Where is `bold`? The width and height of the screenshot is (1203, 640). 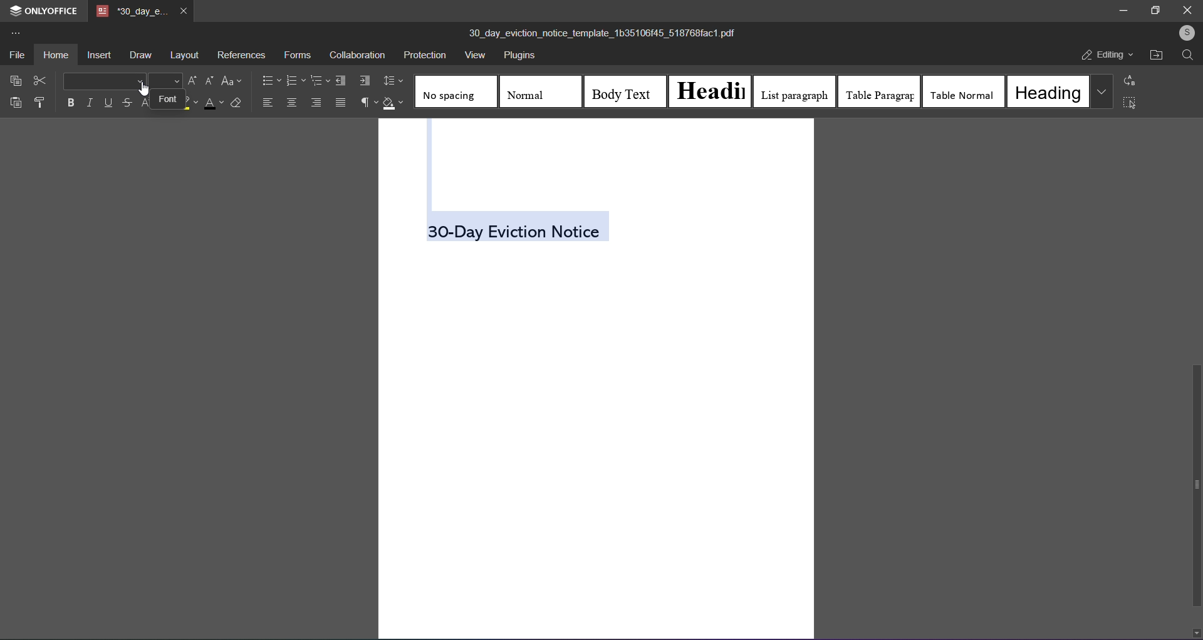
bold is located at coordinates (70, 103).